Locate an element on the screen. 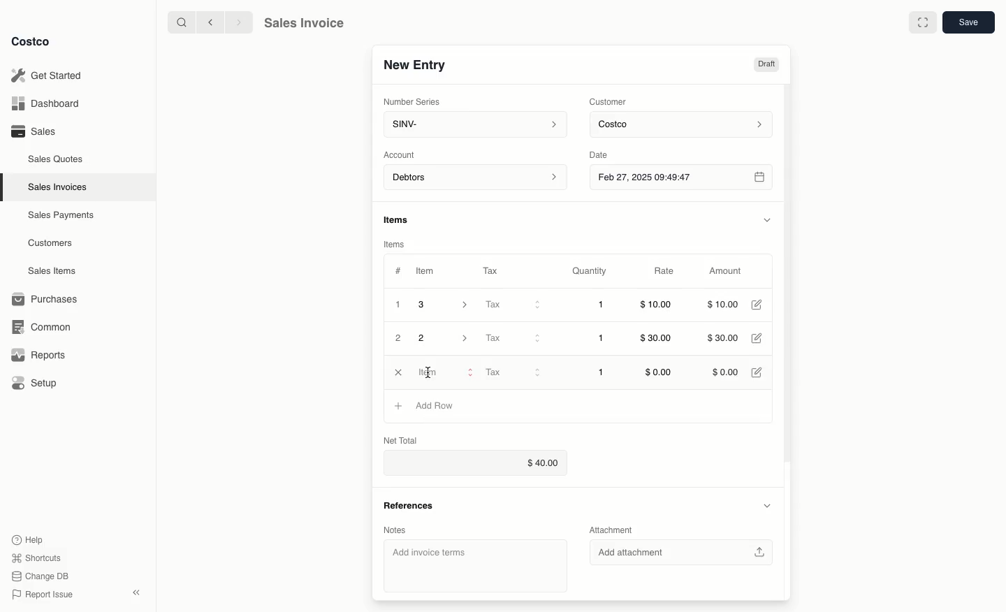 The image size is (1006, 612). Debtors is located at coordinates (476, 178).